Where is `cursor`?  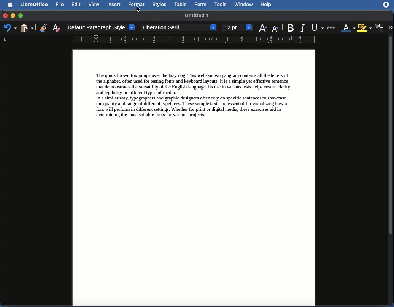 cursor is located at coordinates (139, 10).